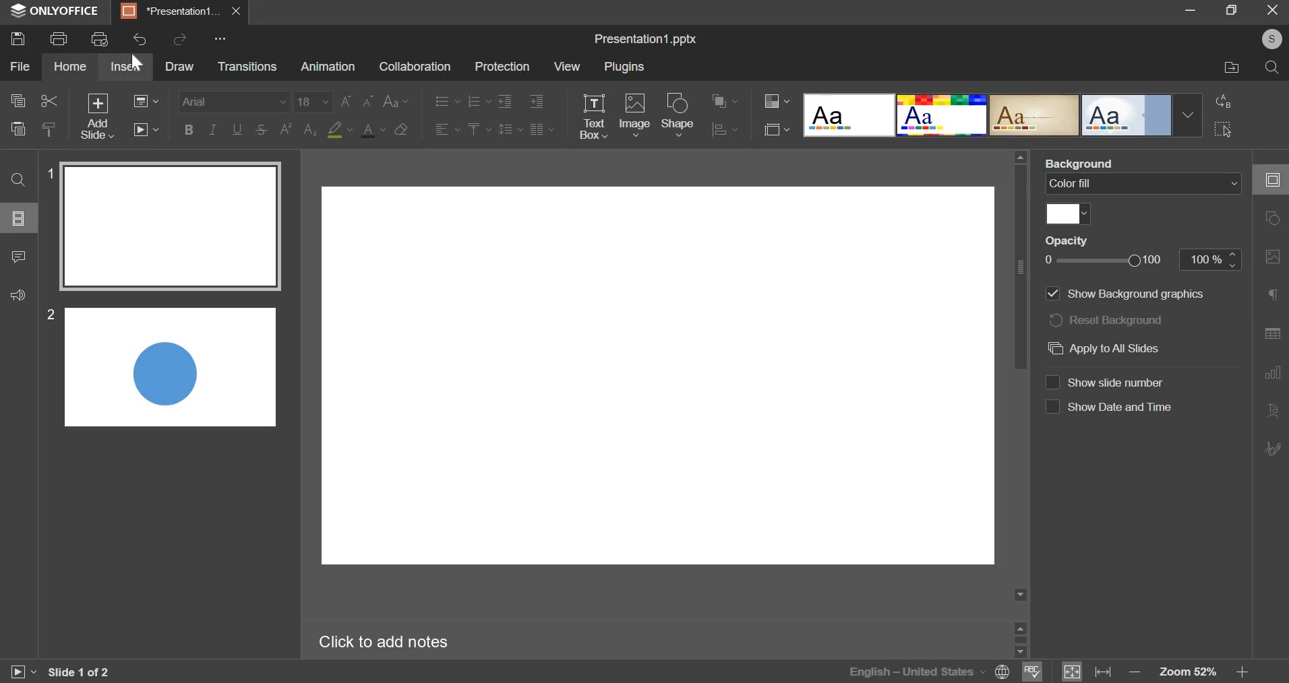  I want to click on paste, so click(19, 128).